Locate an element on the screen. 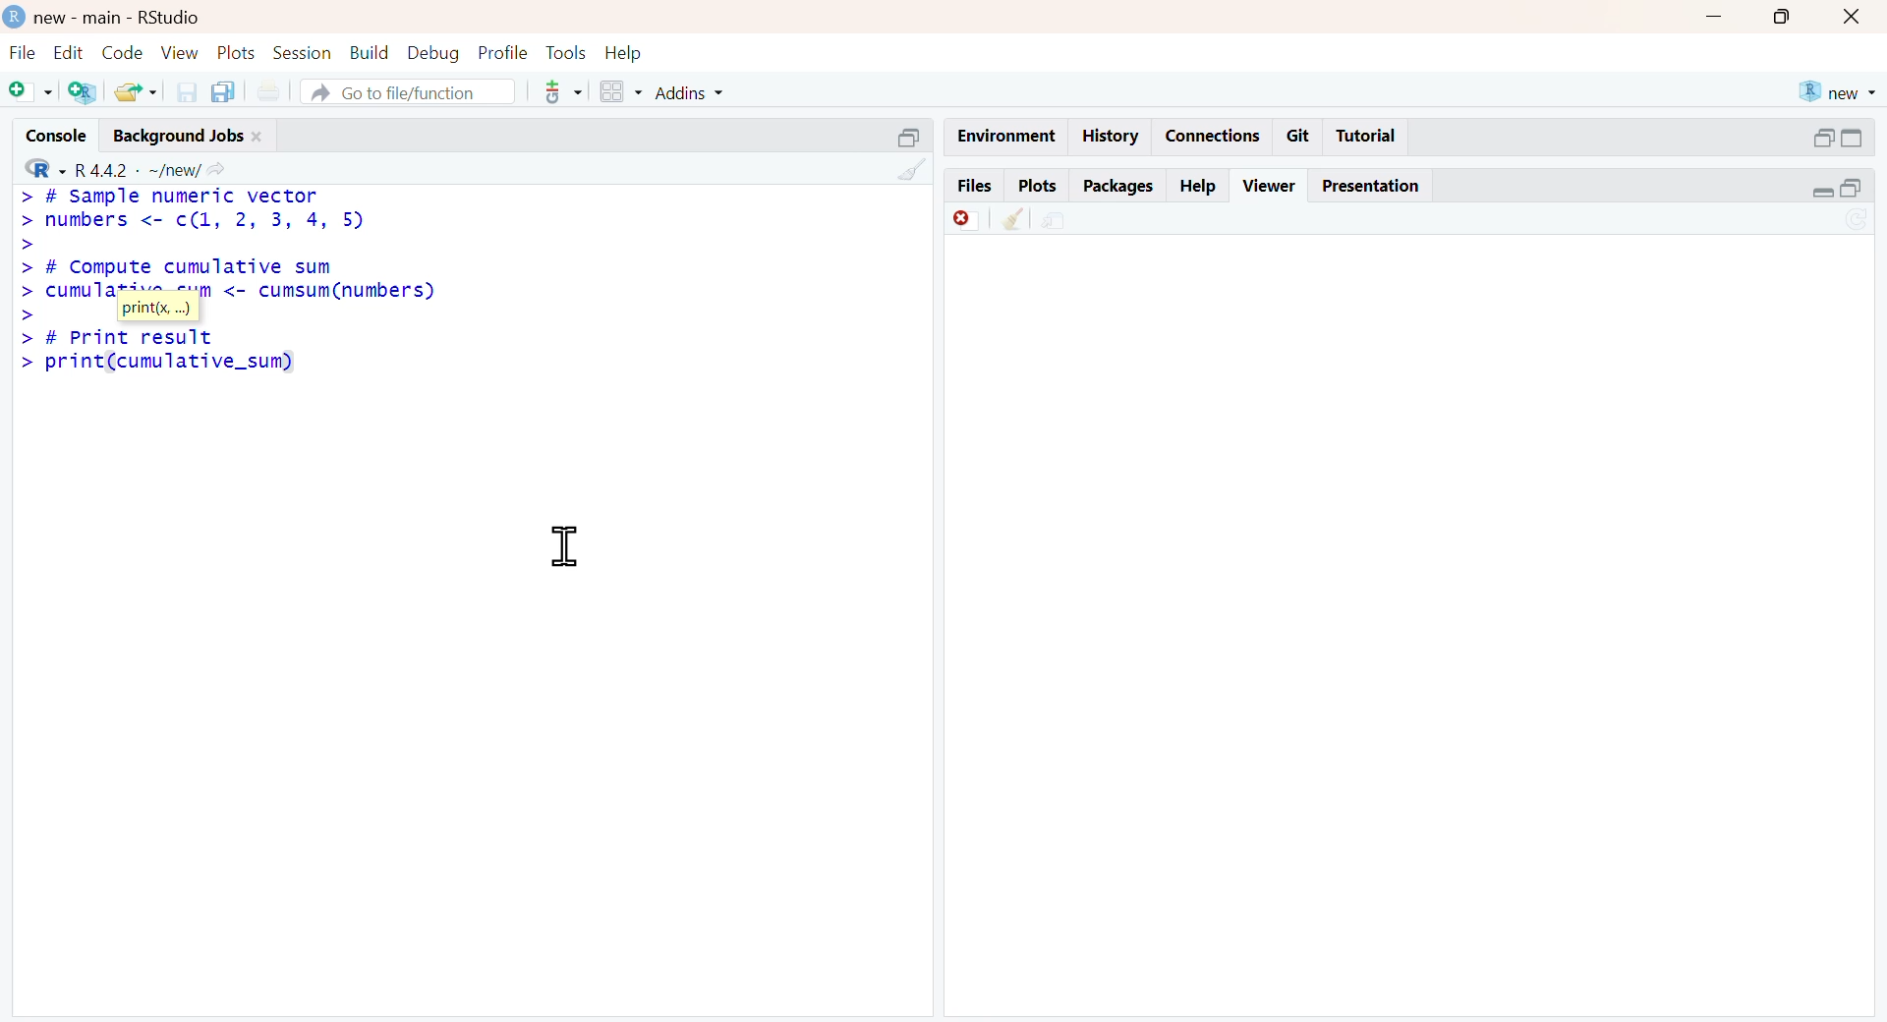  sync is located at coordinates (1858, 220).